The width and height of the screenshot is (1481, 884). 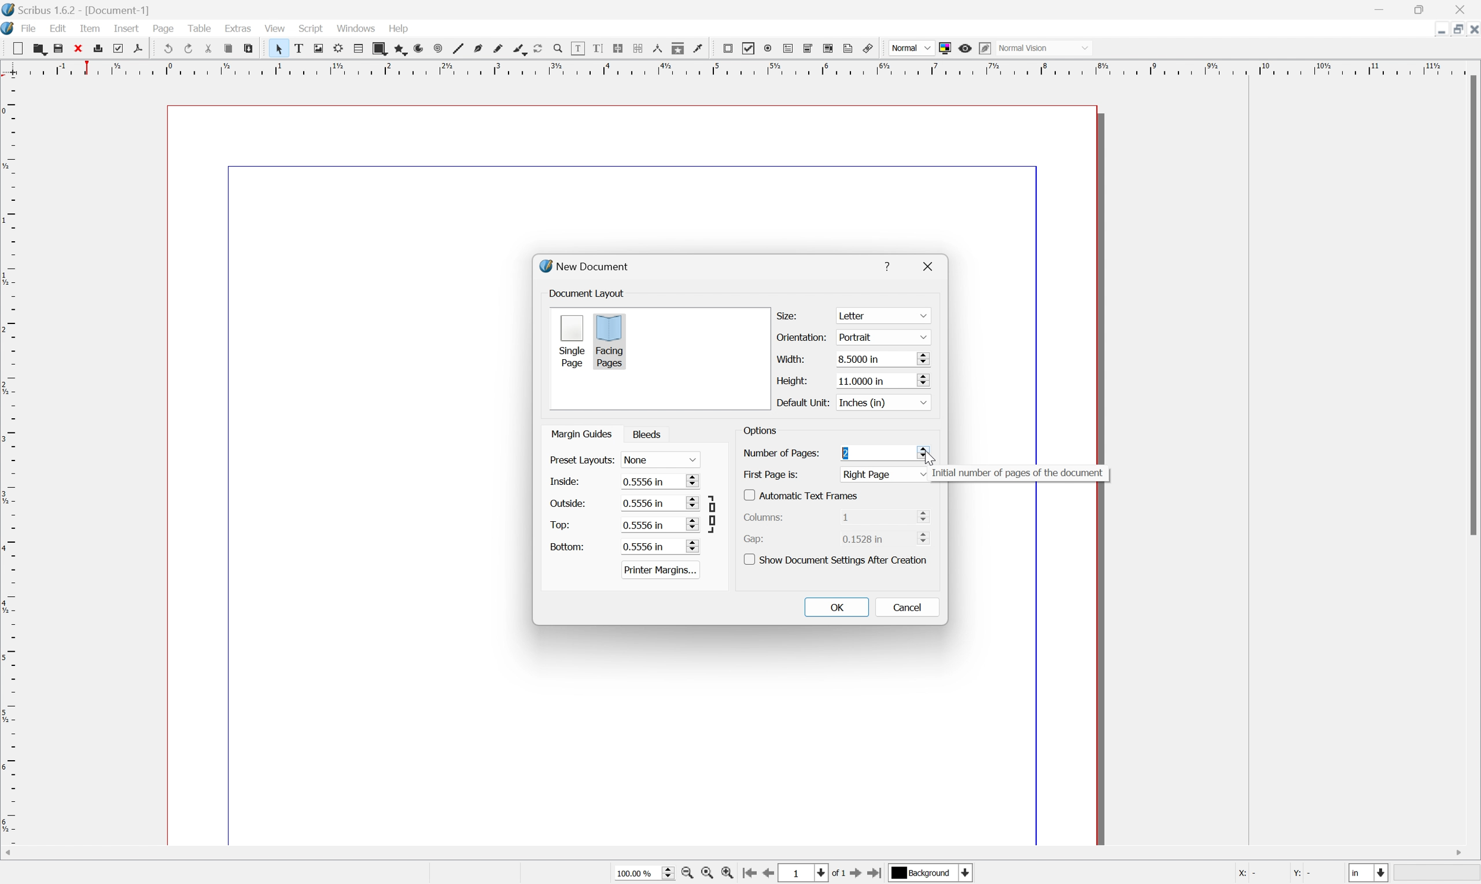 What do you see at coordinates (497, 49) in the screenshot?
I see `Freehand line` at bounding box center [497, 49].